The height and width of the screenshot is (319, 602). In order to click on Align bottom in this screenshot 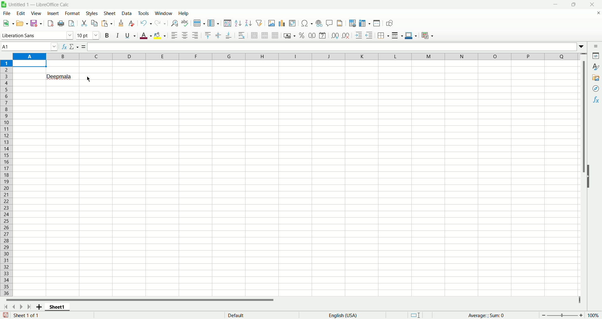, I will do `click(228, 36)`.